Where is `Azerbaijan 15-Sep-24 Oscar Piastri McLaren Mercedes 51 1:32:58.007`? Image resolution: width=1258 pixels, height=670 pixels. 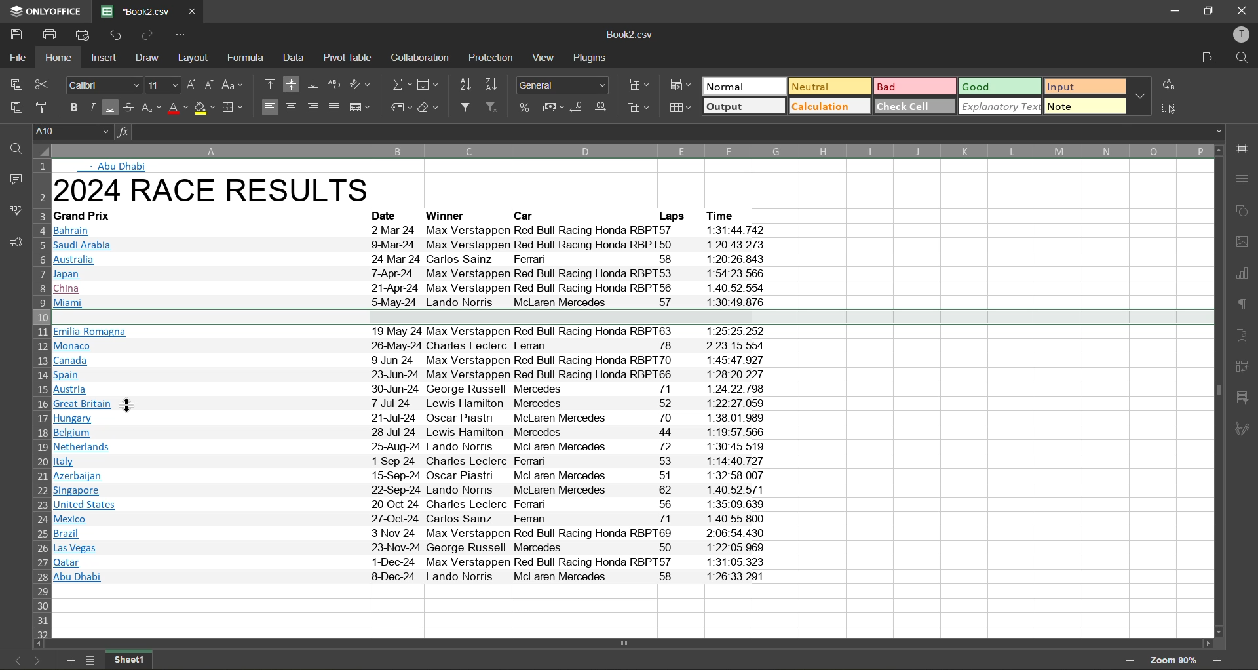 Azerbaijan 15-Sep-24 Oscar Piastri McLaren Mercedes 51 1:32:58.007 is located at coordinates (412, 476).